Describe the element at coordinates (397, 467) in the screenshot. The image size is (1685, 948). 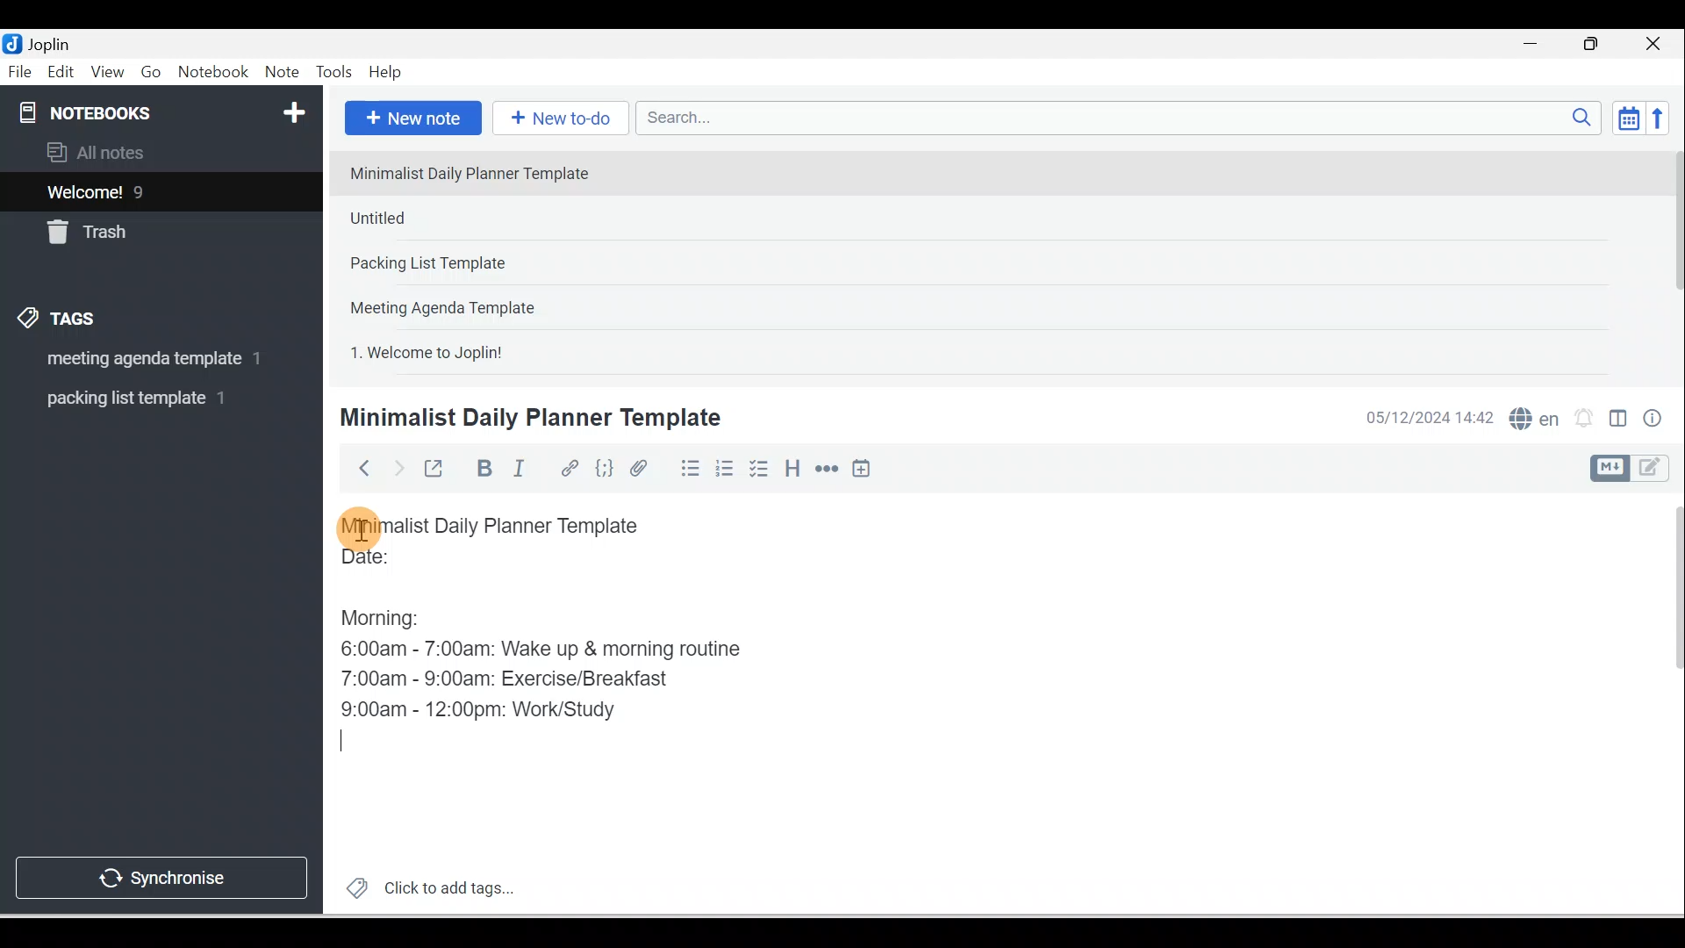
I see `Forward` at that location.